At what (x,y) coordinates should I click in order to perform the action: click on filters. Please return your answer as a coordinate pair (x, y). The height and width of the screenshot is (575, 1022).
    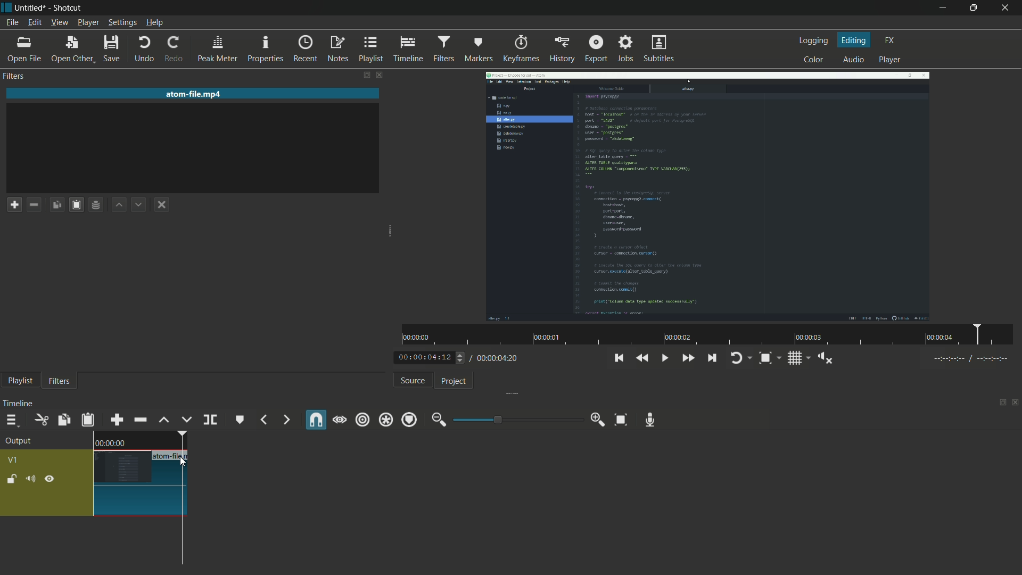
    Looking at the image, I should click on (59, 382).